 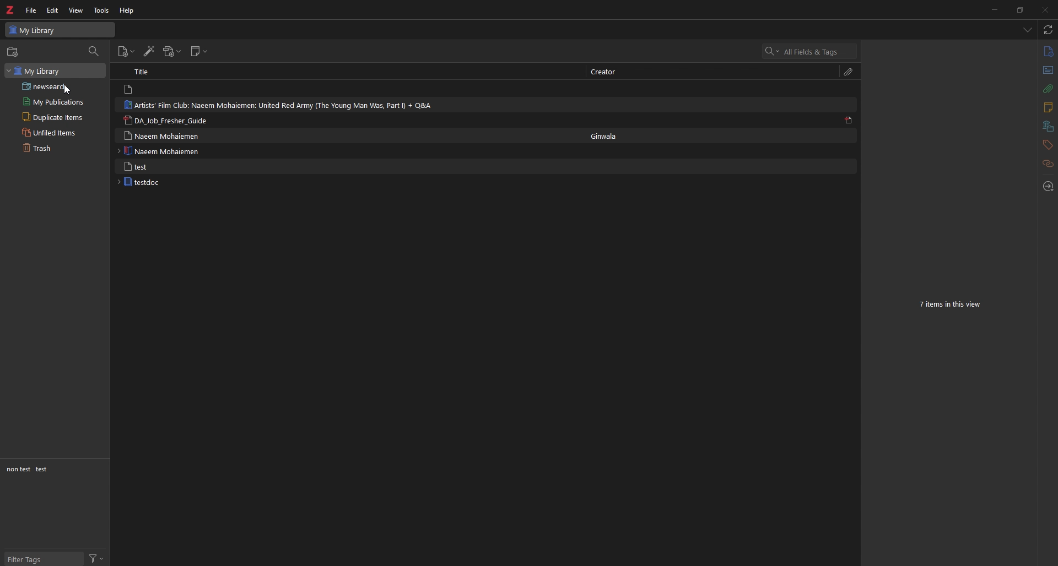 What do you see at coordinates (76, 10) in the screenshot?
I see `View` at bounding box center [76, 10].